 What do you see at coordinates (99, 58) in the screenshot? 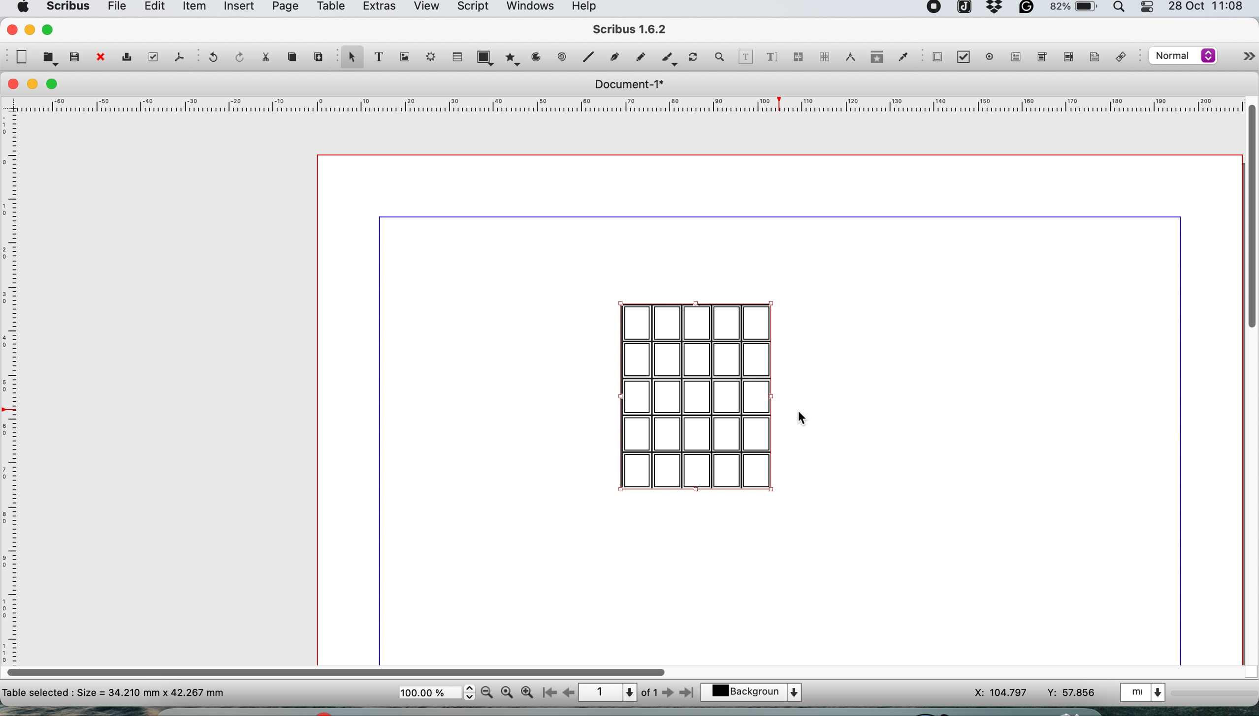
I see `close` at bounding box center [99, 58].